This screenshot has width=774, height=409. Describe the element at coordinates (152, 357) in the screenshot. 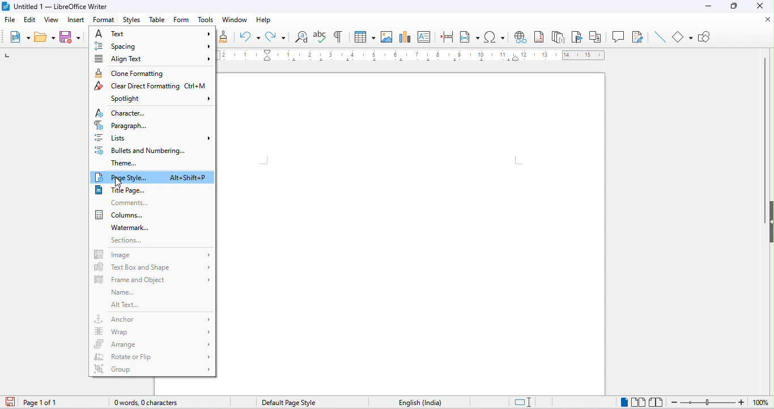

I see `rotate or flip` at that location.